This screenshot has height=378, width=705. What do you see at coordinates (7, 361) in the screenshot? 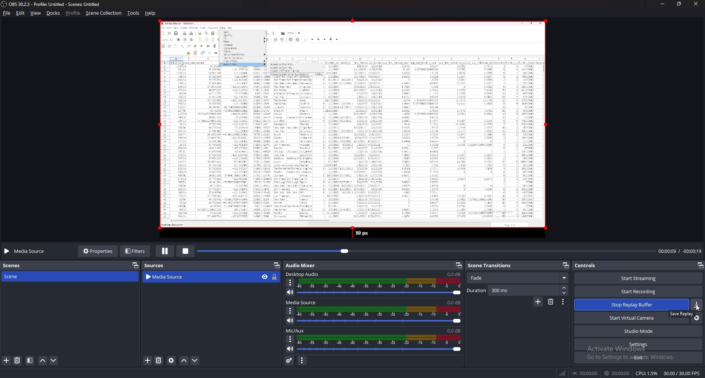
I see `add scene` at bounding box center [7, 361].